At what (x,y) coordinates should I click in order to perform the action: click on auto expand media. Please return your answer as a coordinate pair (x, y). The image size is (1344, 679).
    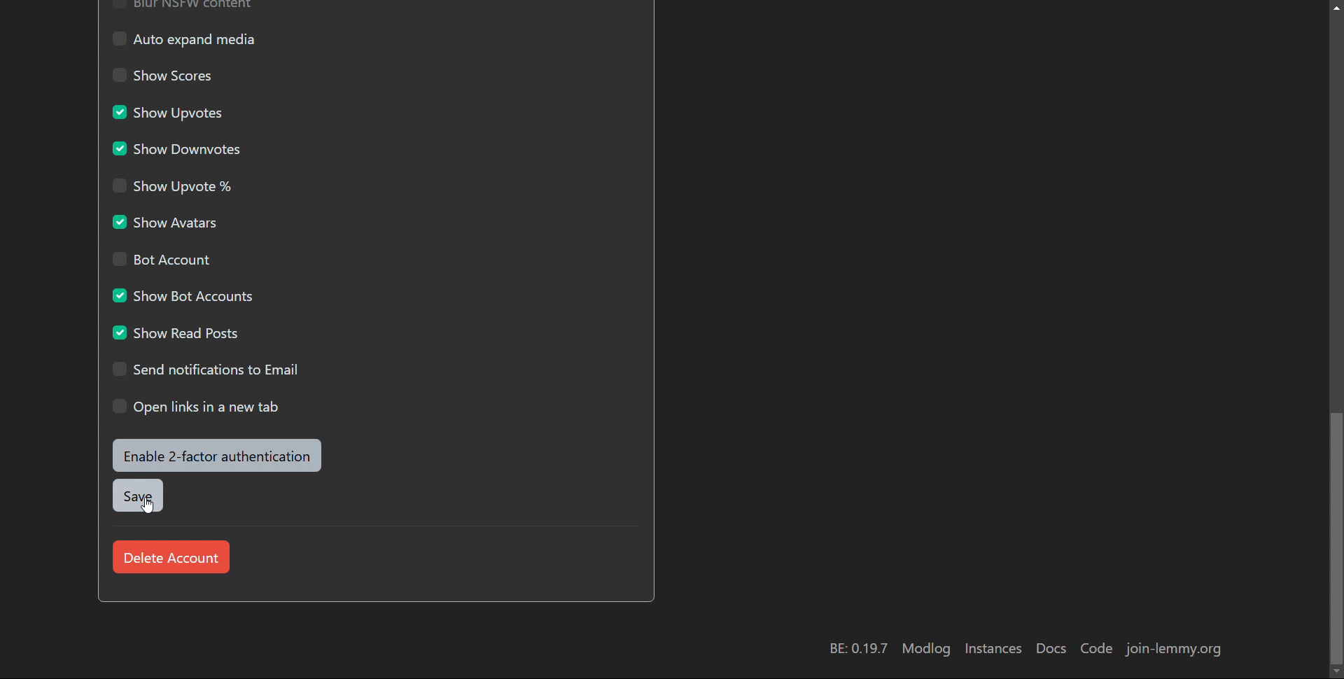
    Looking at the image, I should click on (184, 38).